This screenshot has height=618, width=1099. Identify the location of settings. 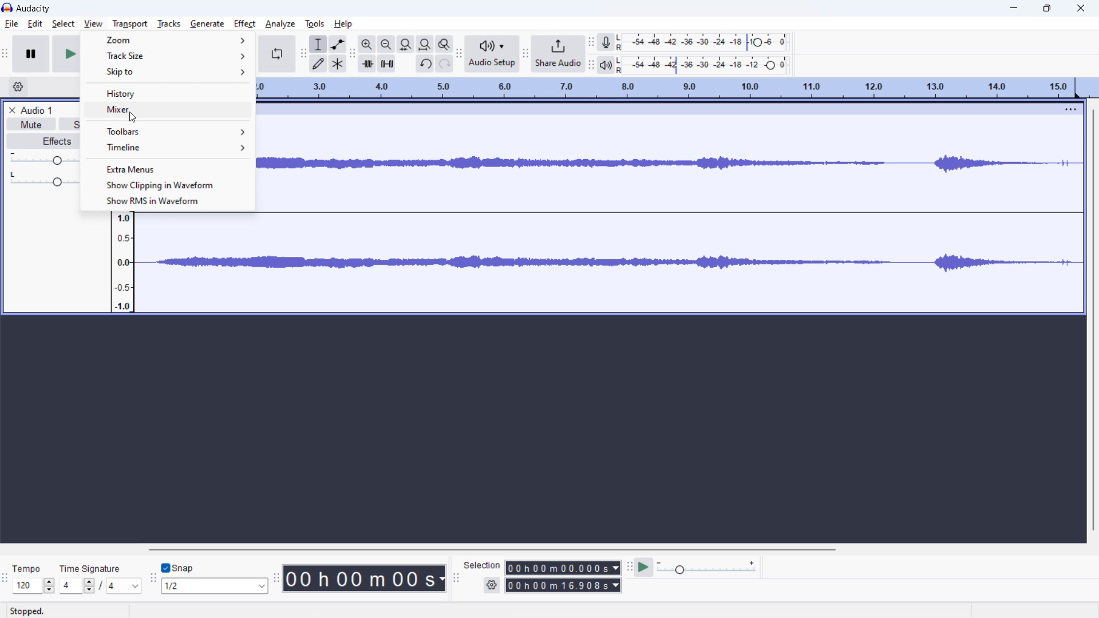
(491, 584).